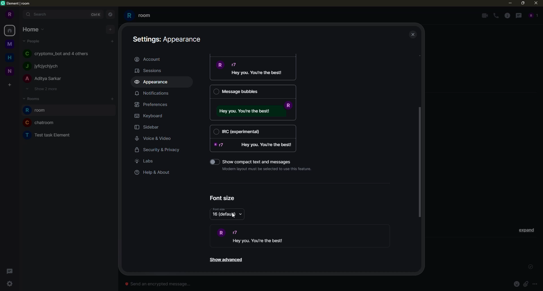 This screenshot has height=291, width=543. What do you see at coordinates (8, 271) in the screenshot?
I see `threads` at bounding box center [8, 271].